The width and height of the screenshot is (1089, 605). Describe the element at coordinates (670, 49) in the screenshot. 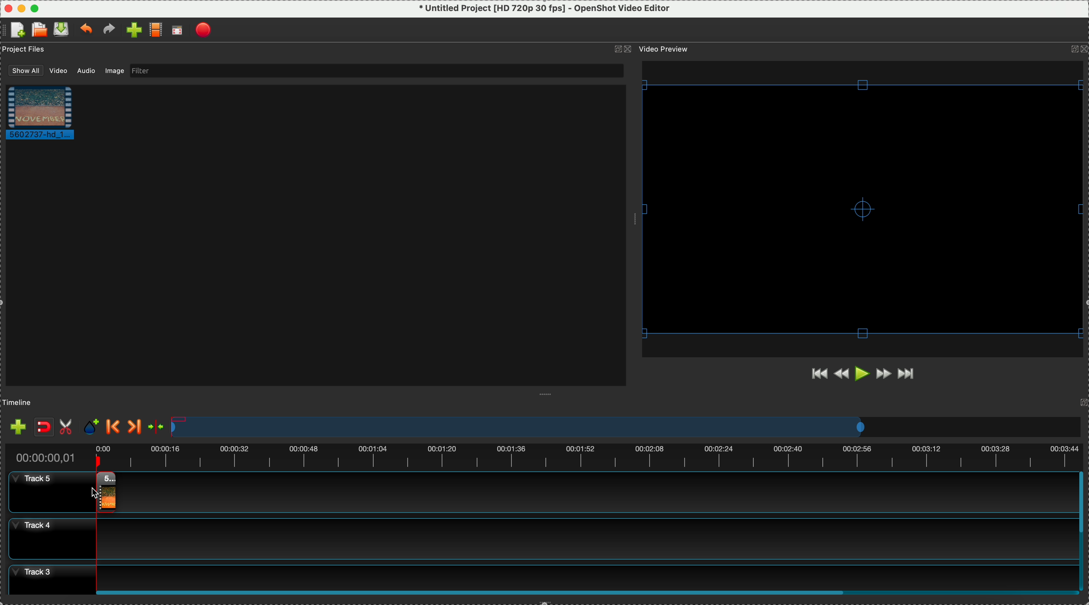

I see `video preview` at that location.